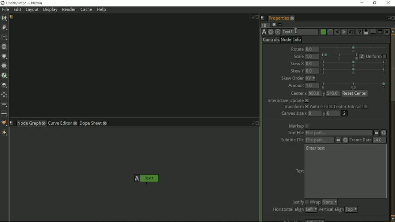  I want to click on Enter text, so click(316, 149).